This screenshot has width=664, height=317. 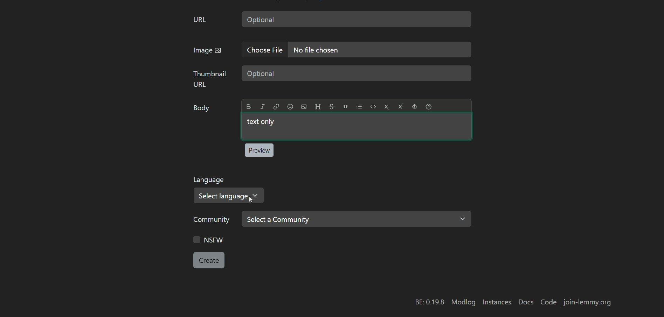 I want to click on URL, so click(x=200, y=20).